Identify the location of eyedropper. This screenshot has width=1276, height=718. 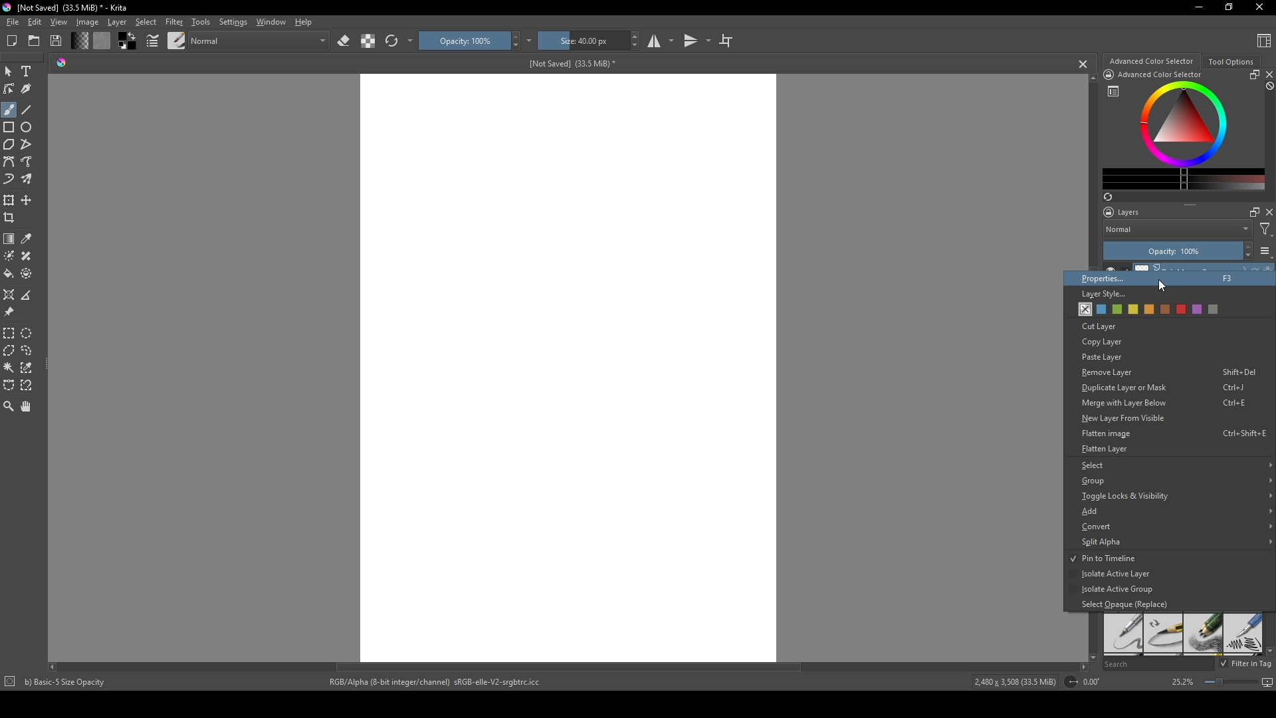
(28, 239).